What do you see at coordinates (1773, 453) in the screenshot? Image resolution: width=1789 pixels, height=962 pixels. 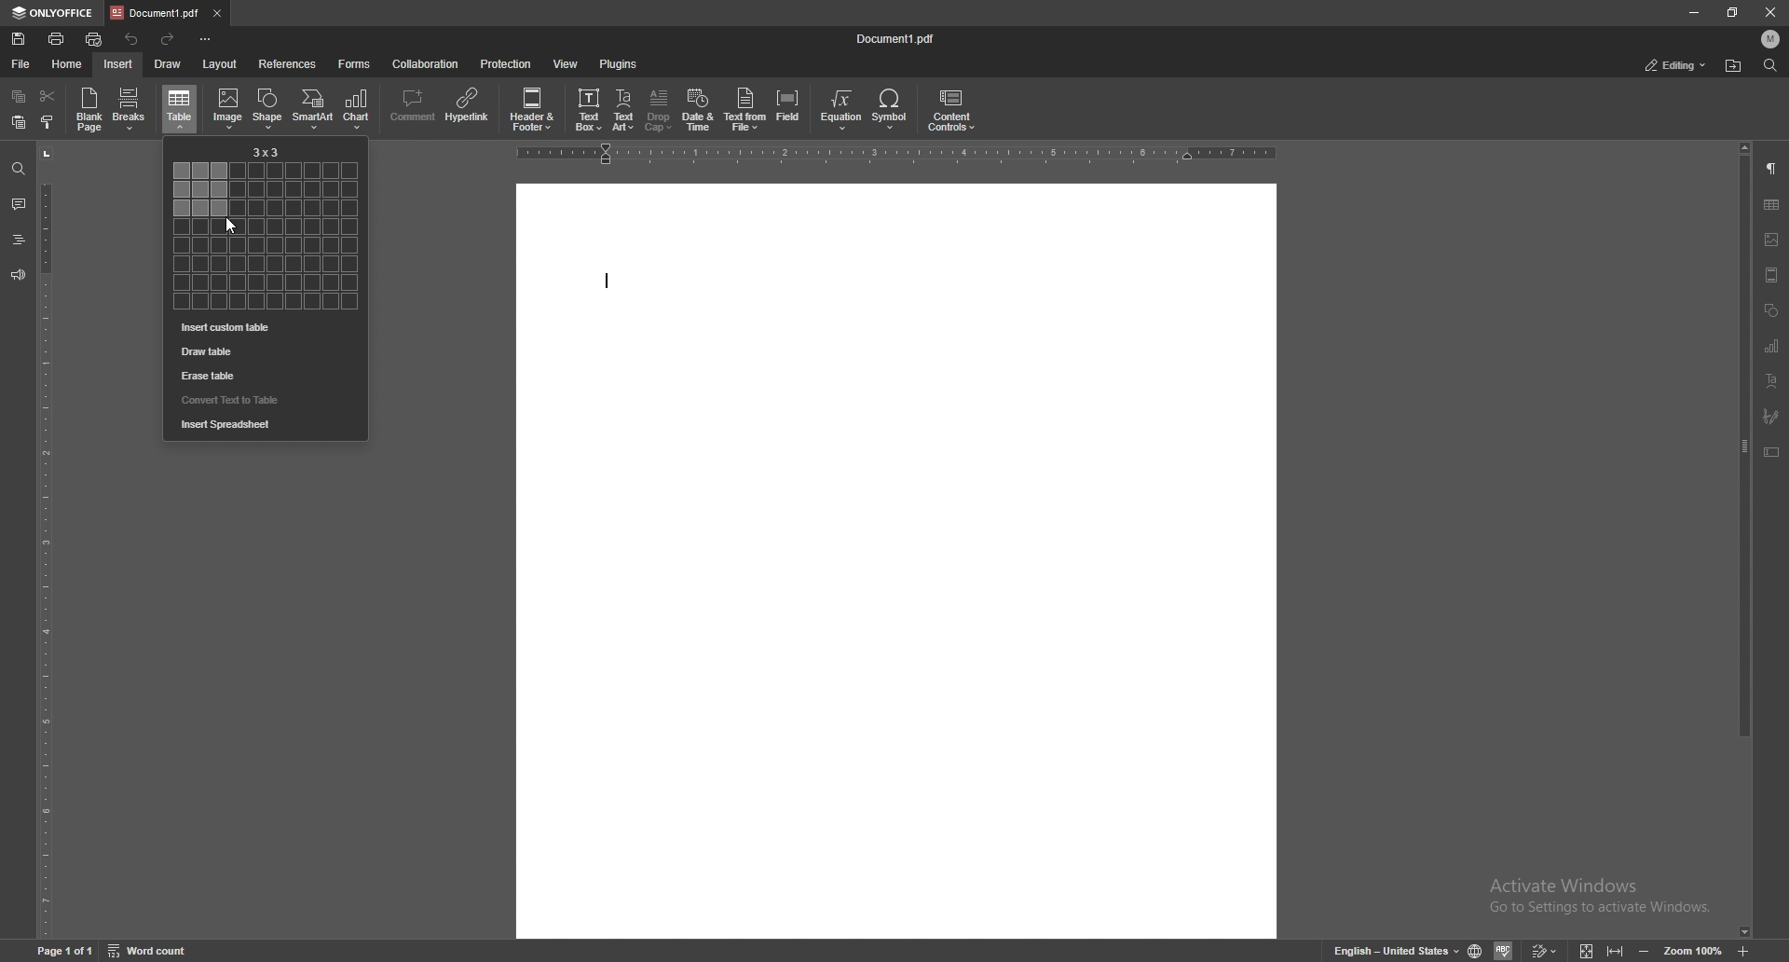 I see `text box` at bounding box center [1773, 453].